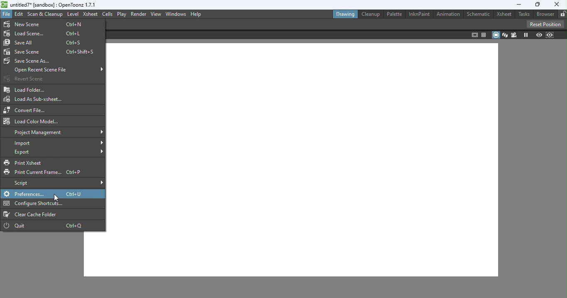 This screenshot has height=298, width=567. I want to click on Render, so click(139, 14).